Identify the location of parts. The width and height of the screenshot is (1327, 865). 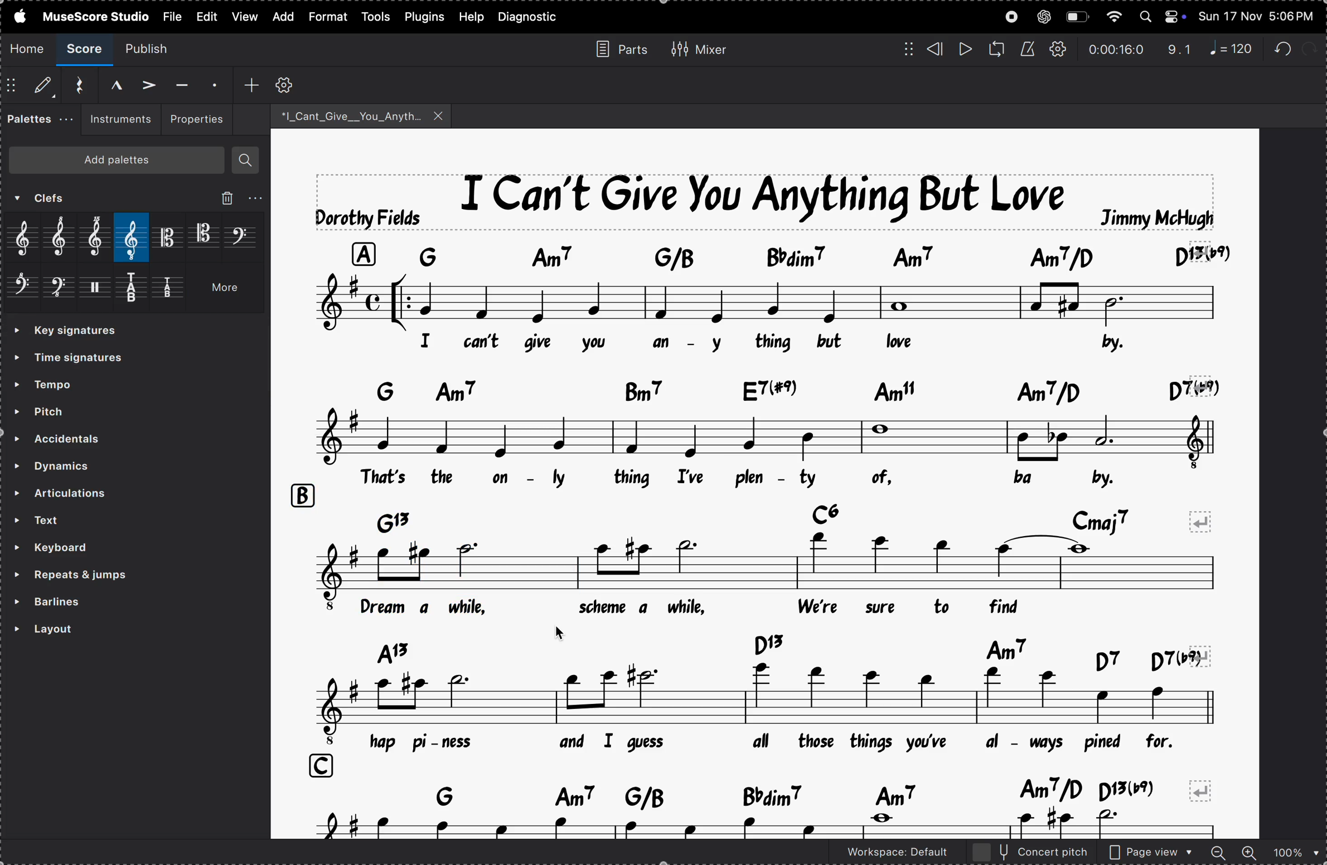
(617, 48).